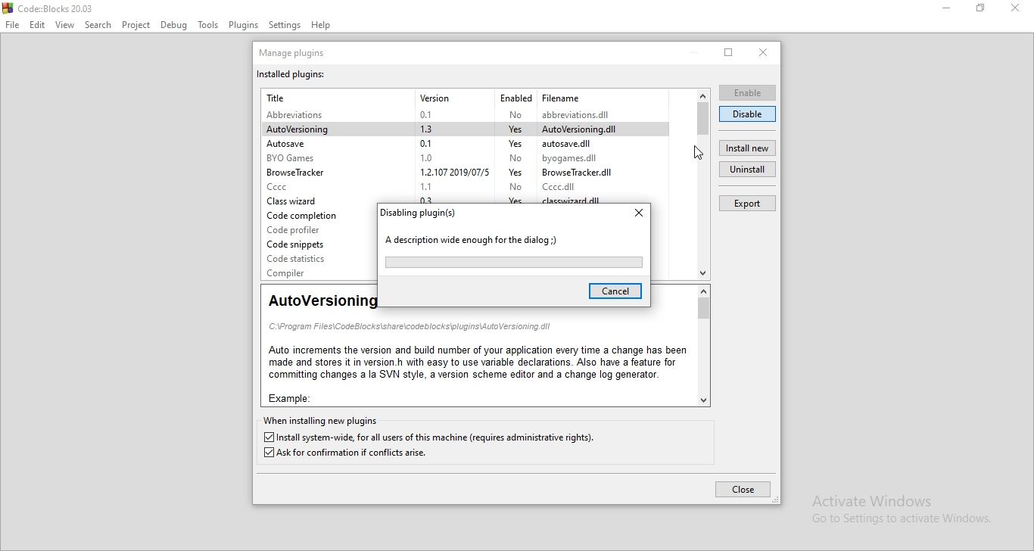  What do you see at coordinates (436, 98) in the screenshot?
I see `Version` at bounding box center [436, 98].